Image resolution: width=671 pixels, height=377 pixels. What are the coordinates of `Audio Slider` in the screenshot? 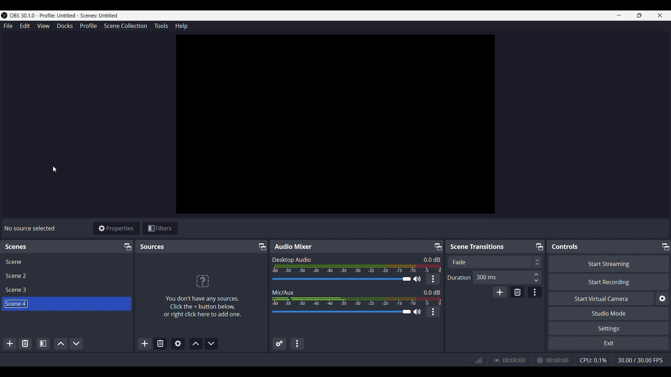 It's located at (341, 312).